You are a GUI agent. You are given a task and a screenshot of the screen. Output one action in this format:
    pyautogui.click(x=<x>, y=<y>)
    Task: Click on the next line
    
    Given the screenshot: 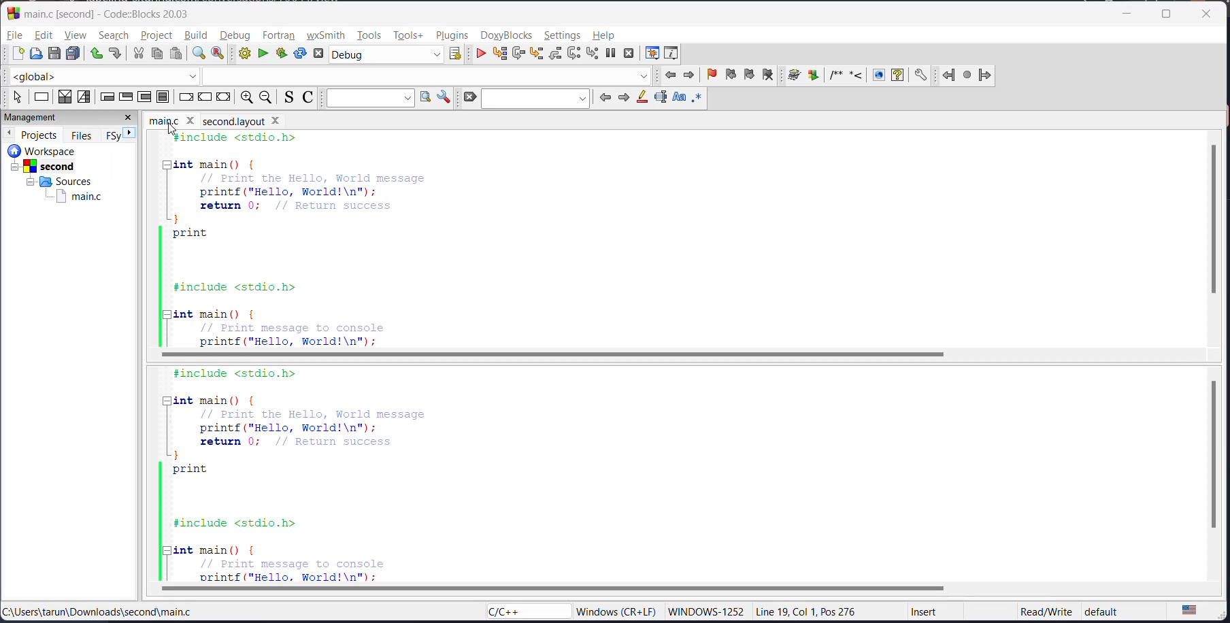 What is the action you would take?
    pyautogui.click(x=521, y=54)
    